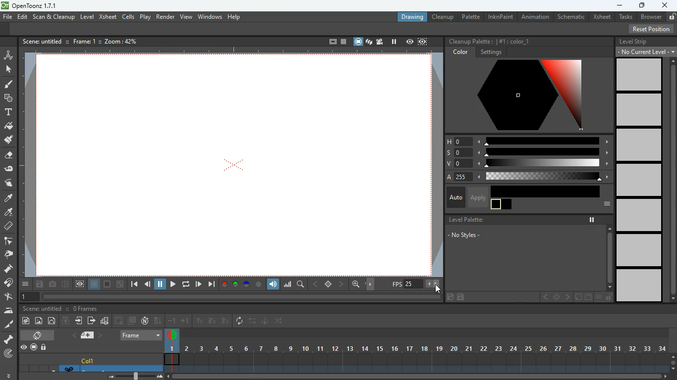  I want to click on opentoonz, so click(33, 6).